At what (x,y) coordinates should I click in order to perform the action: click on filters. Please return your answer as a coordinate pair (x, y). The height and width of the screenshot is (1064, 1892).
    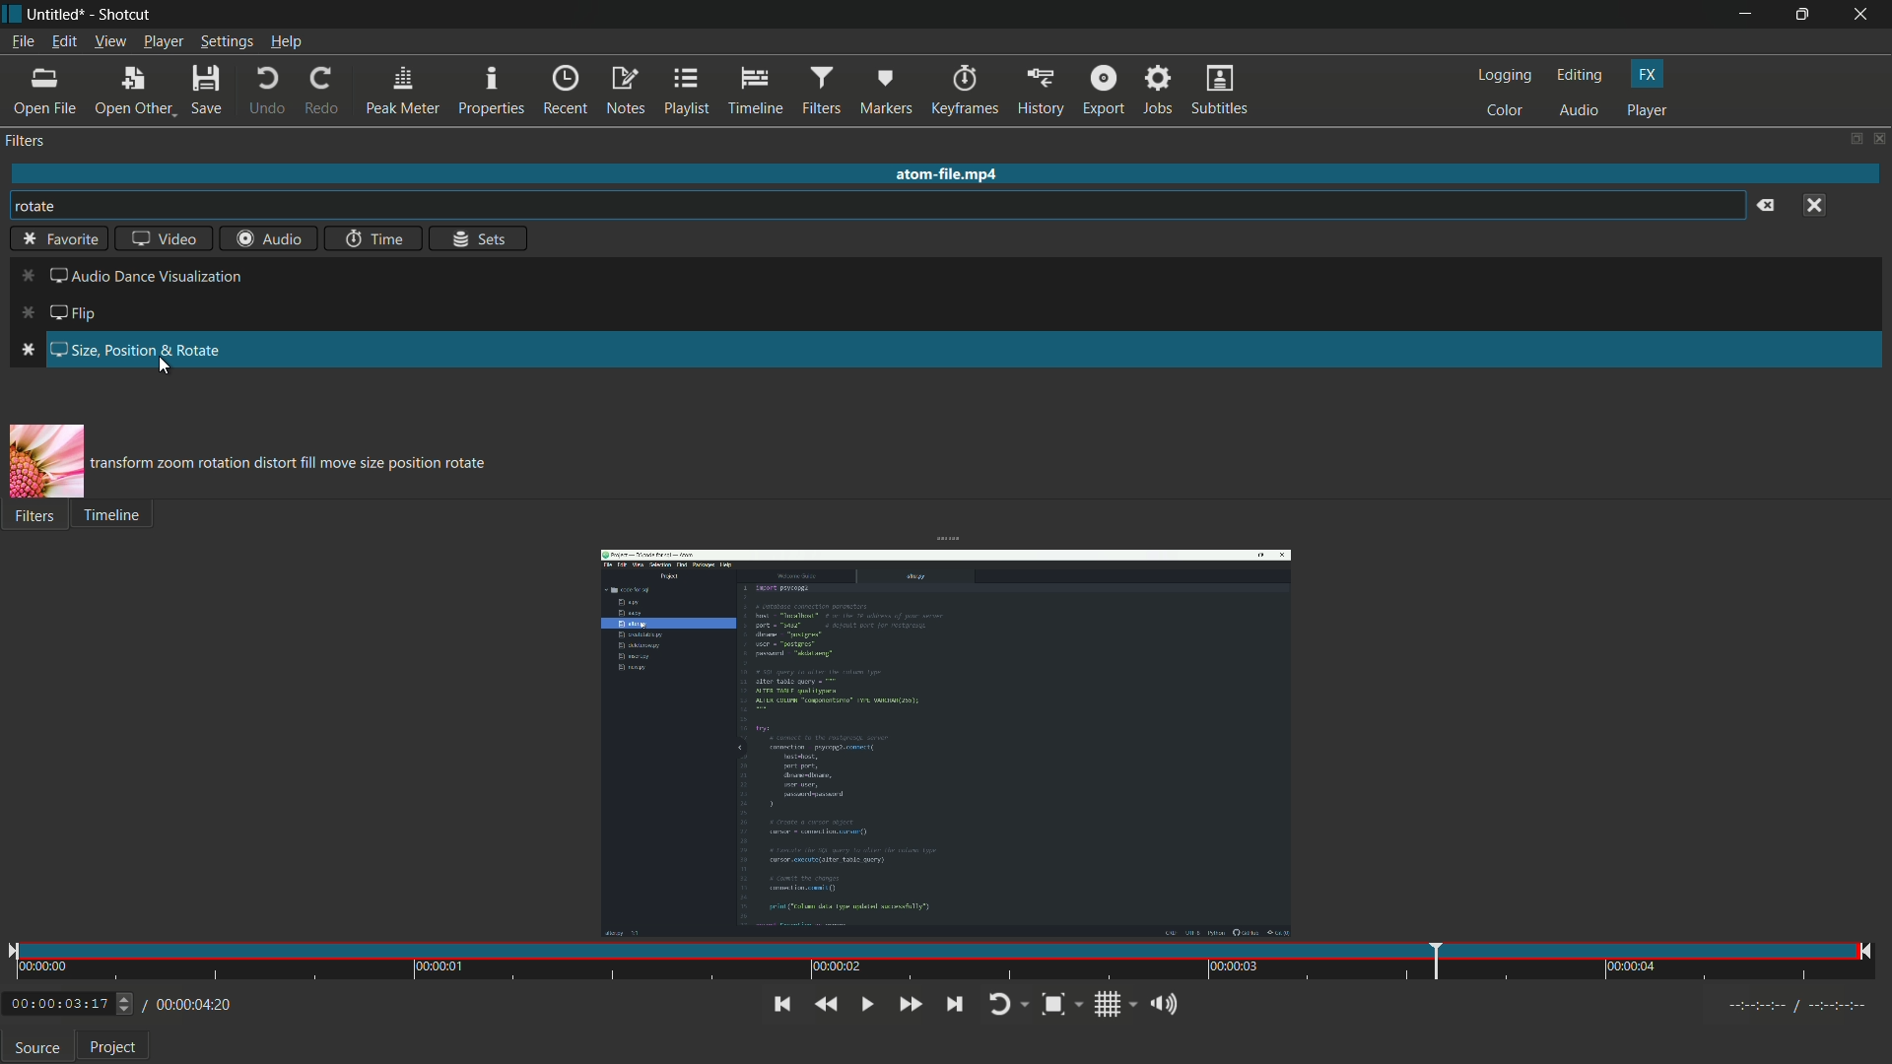
    Looking at the image, I should click on (819, 92).